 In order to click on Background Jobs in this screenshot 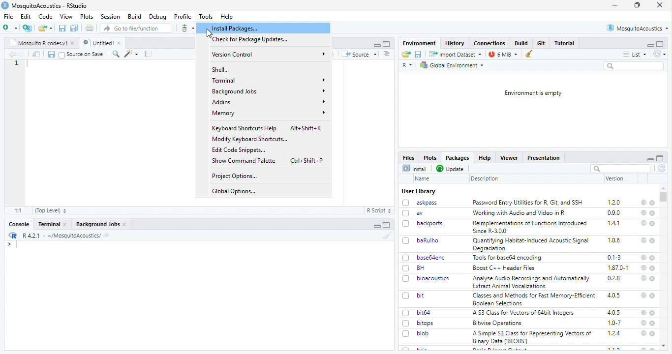, I will do `click(268, 91)`.